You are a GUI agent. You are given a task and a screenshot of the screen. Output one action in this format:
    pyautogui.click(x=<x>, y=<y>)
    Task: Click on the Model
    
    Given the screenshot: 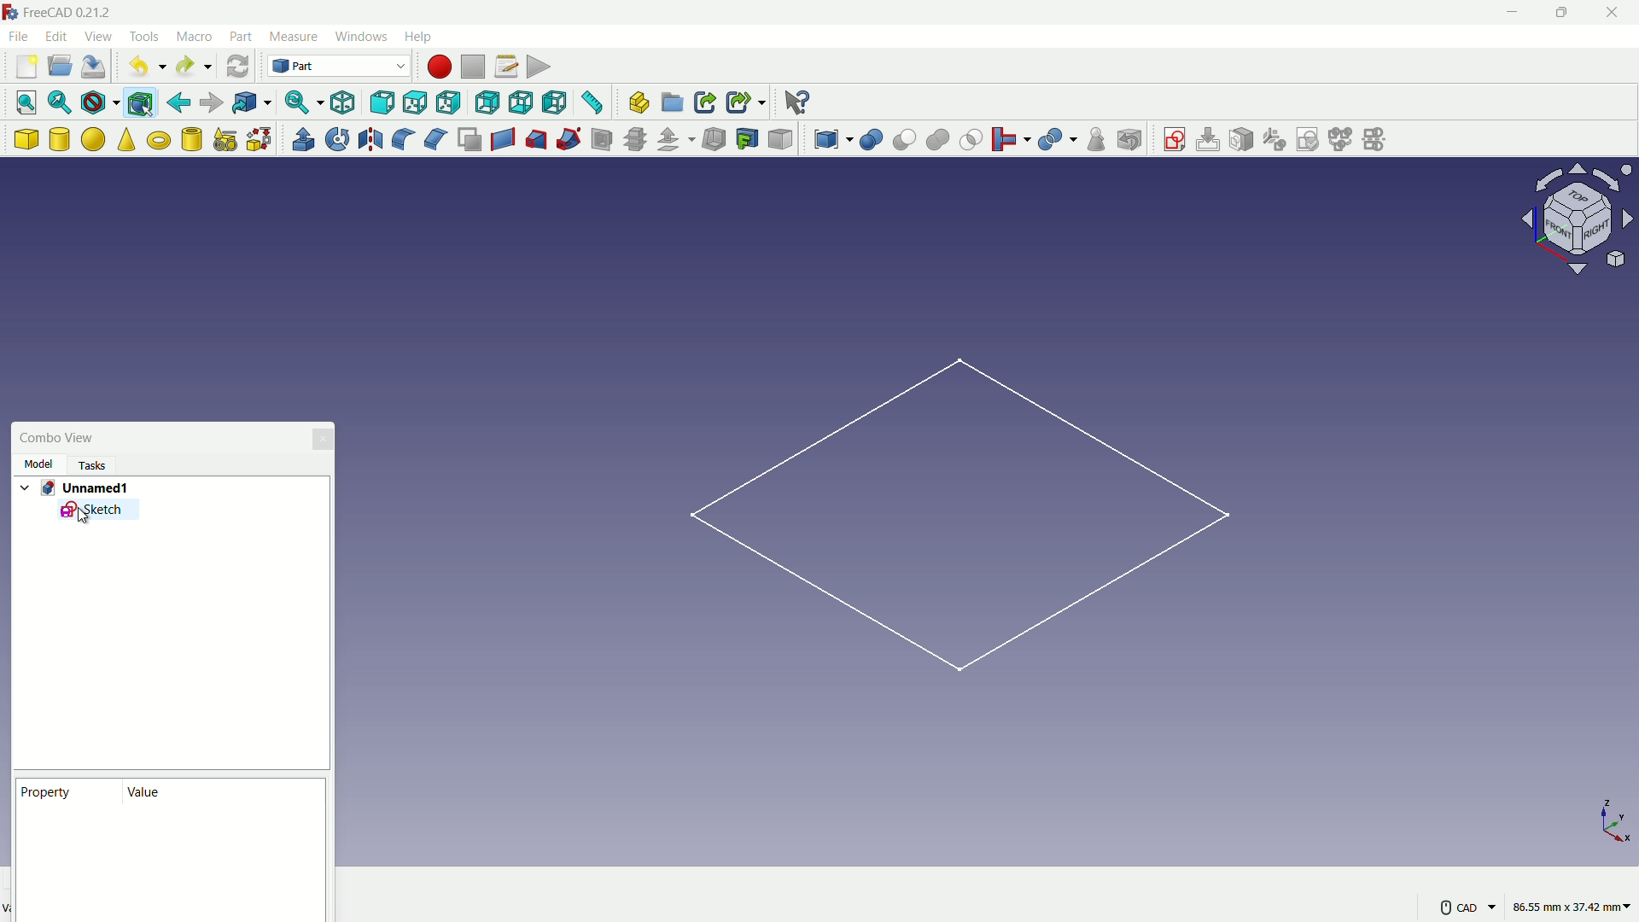 What is the action you would take?
    pyautogui.click(x=40, y=463)
    